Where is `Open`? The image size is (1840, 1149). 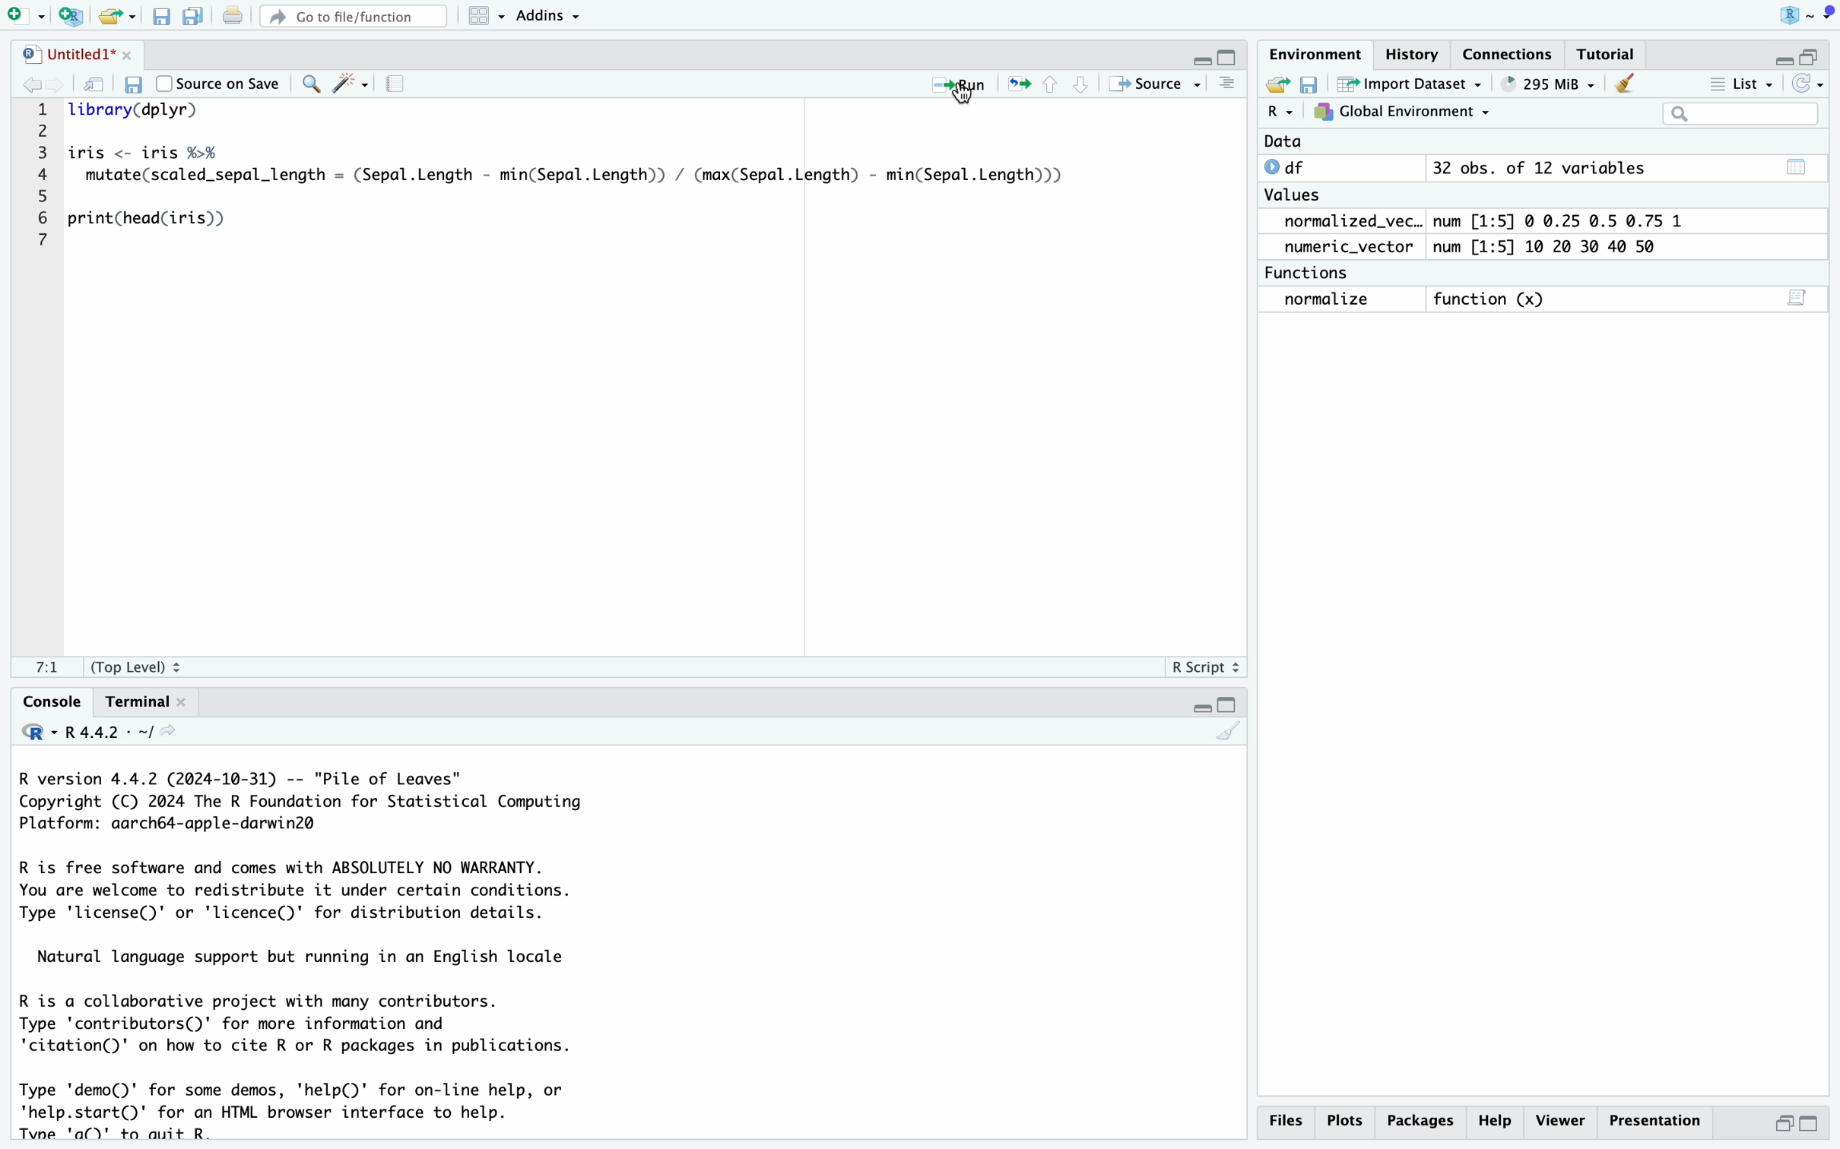
Open is located at coordinates (1274, 83).